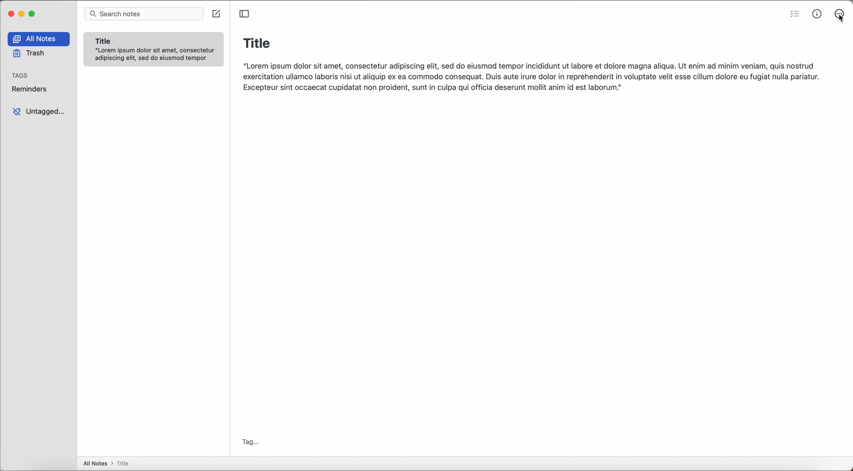 The image size is (853, 471). I want to click on create note, so click(218, 15).